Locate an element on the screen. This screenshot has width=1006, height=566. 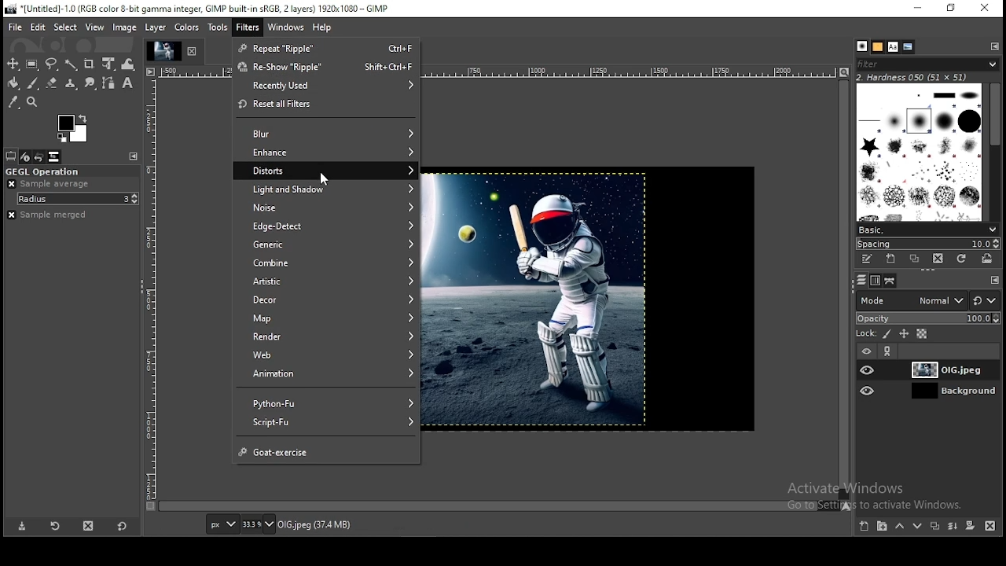
Task Display is located at coordinates (166, 52).